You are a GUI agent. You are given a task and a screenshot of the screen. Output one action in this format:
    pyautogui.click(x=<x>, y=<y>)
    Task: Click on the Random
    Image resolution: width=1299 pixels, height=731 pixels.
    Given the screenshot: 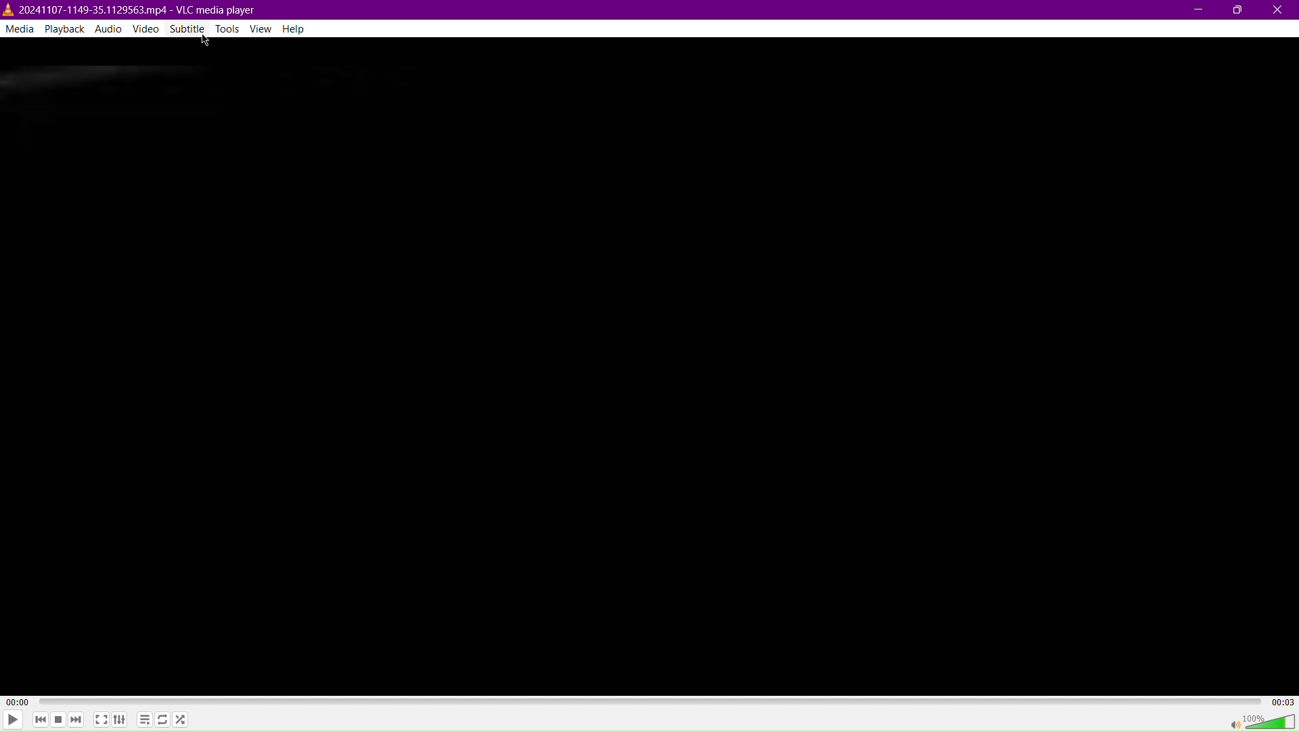 What is the action you would take?
    pyautogui.click(x=180, y=719)
    